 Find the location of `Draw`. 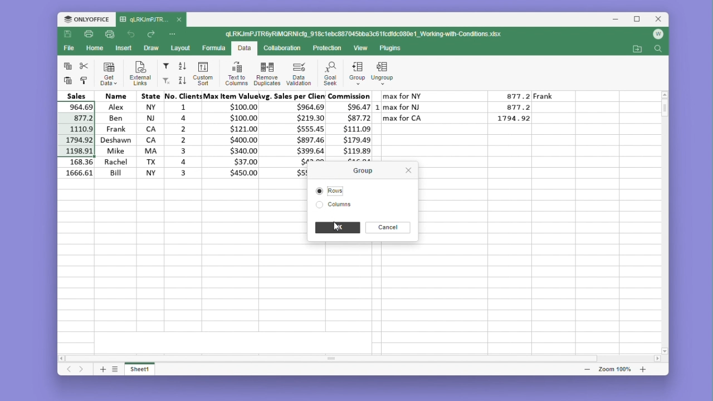

Draw is located at coordinates (150, 48).